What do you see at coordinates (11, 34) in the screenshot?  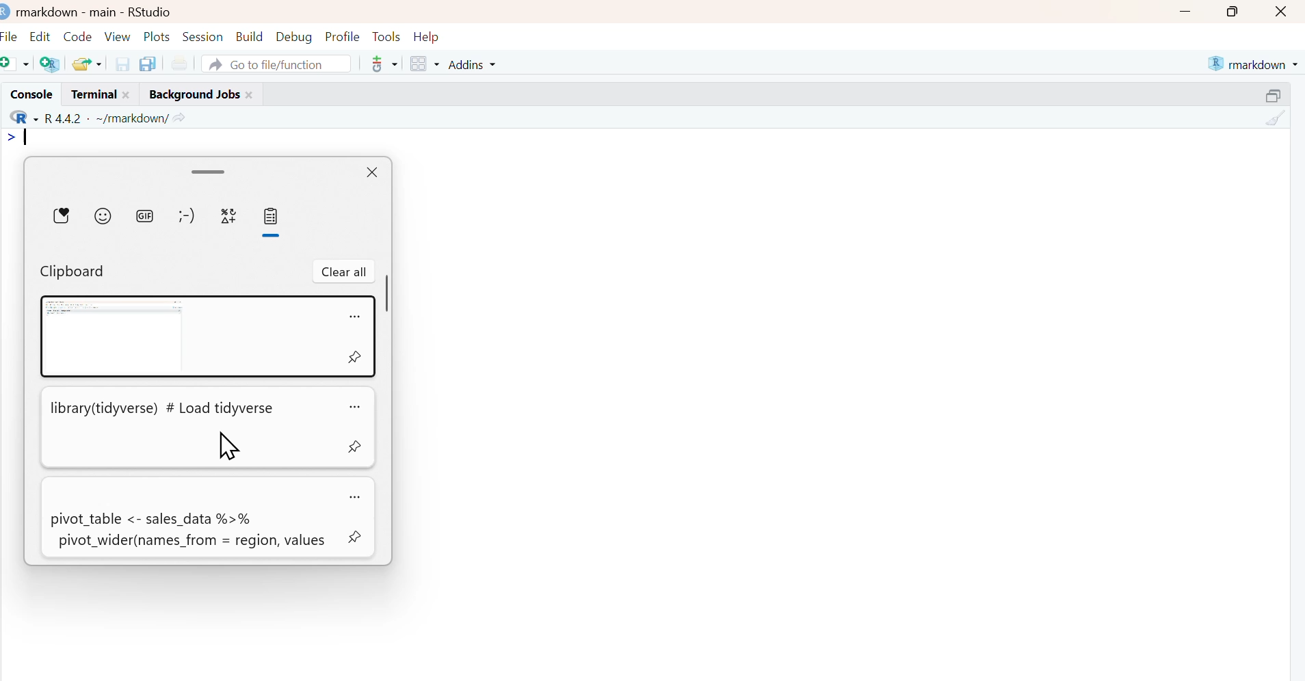 I see `File` at bounding box center [11, 34].